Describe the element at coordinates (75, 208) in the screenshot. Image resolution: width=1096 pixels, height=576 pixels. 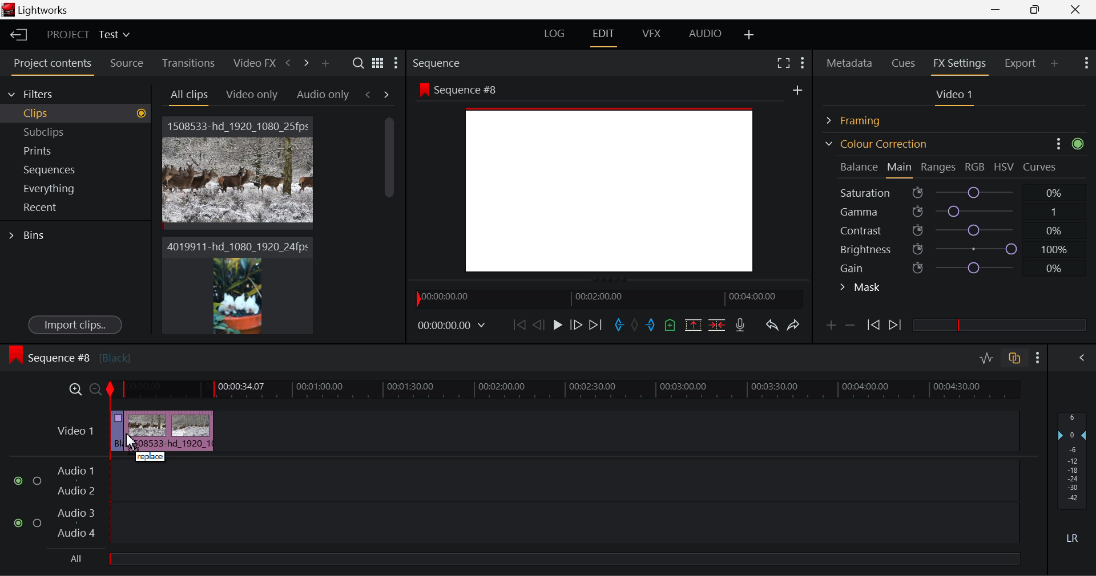
I see `Recent Tab Open` at that location.